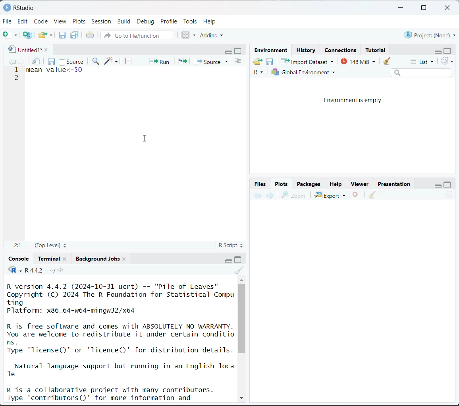 The image size is (459, 406). What do you see at coordinates (210, 21) in the screenshot?
I see `Help` at bounding box center [210, 21].